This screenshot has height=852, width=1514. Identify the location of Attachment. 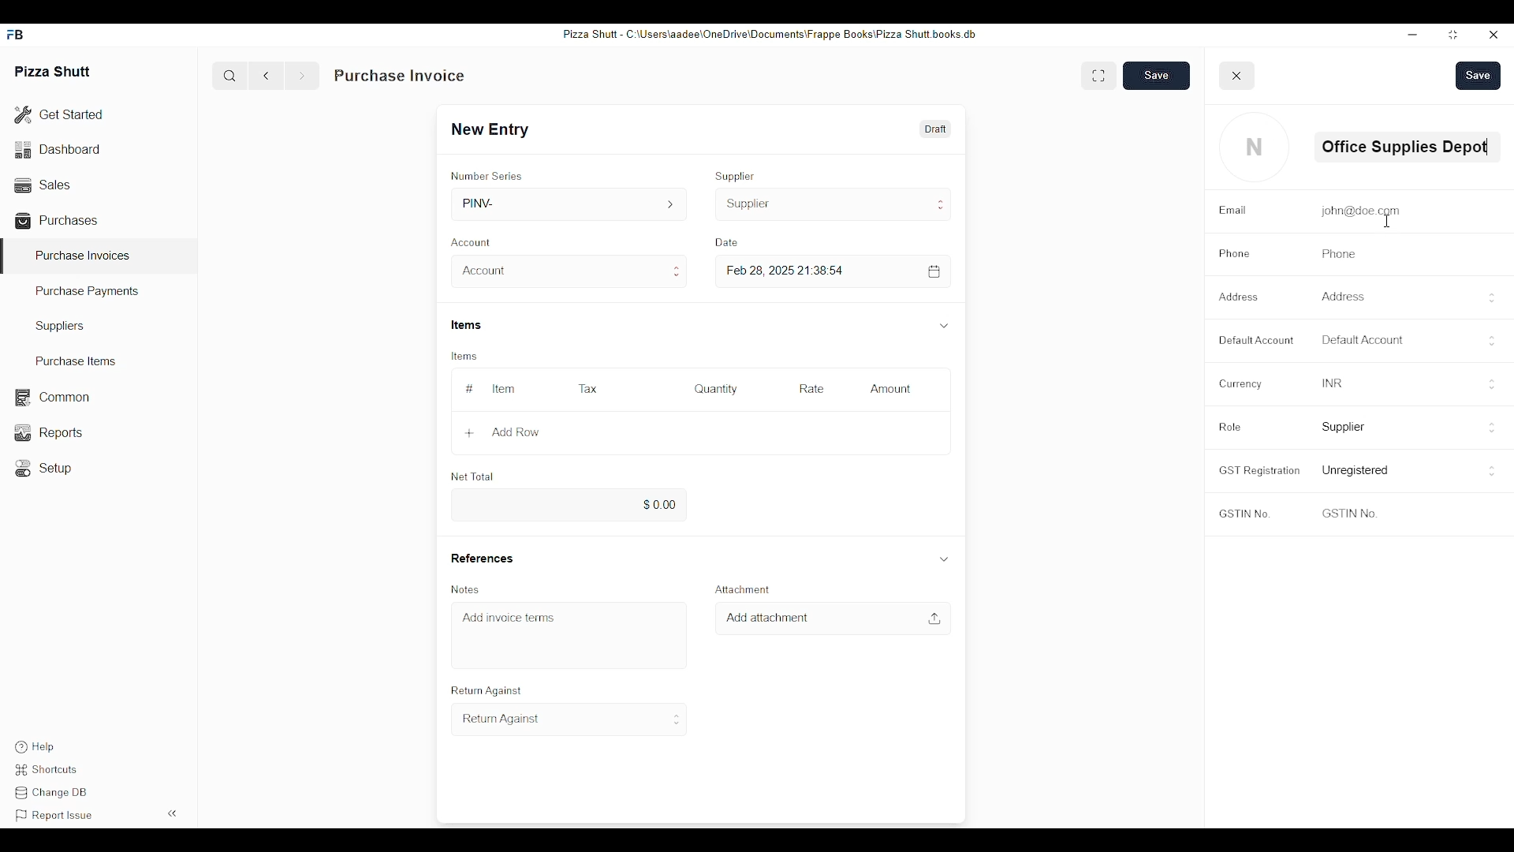
(740, 589).